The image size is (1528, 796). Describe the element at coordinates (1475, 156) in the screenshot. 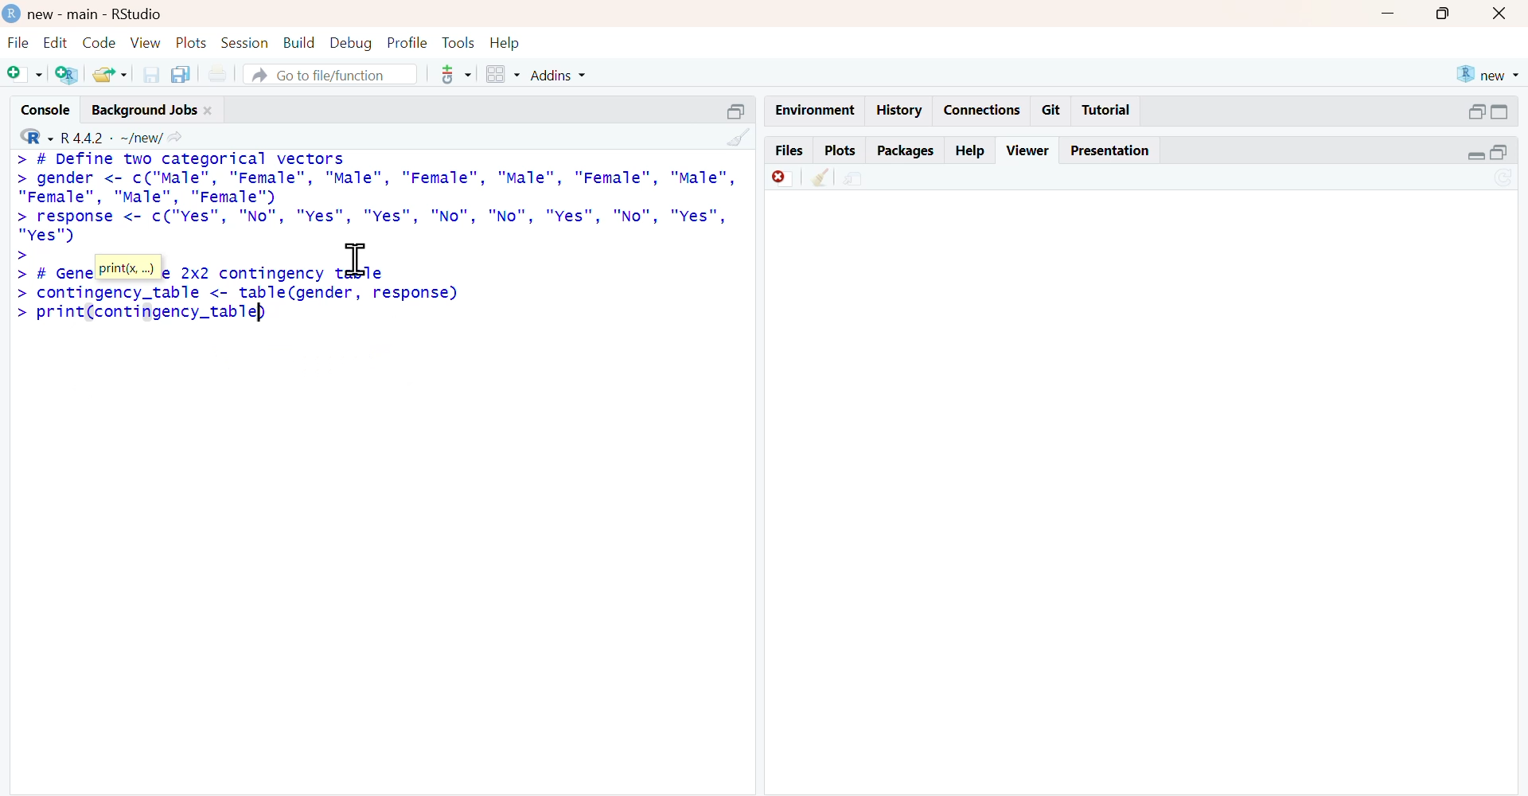

I see `expand/collapse` at that location.